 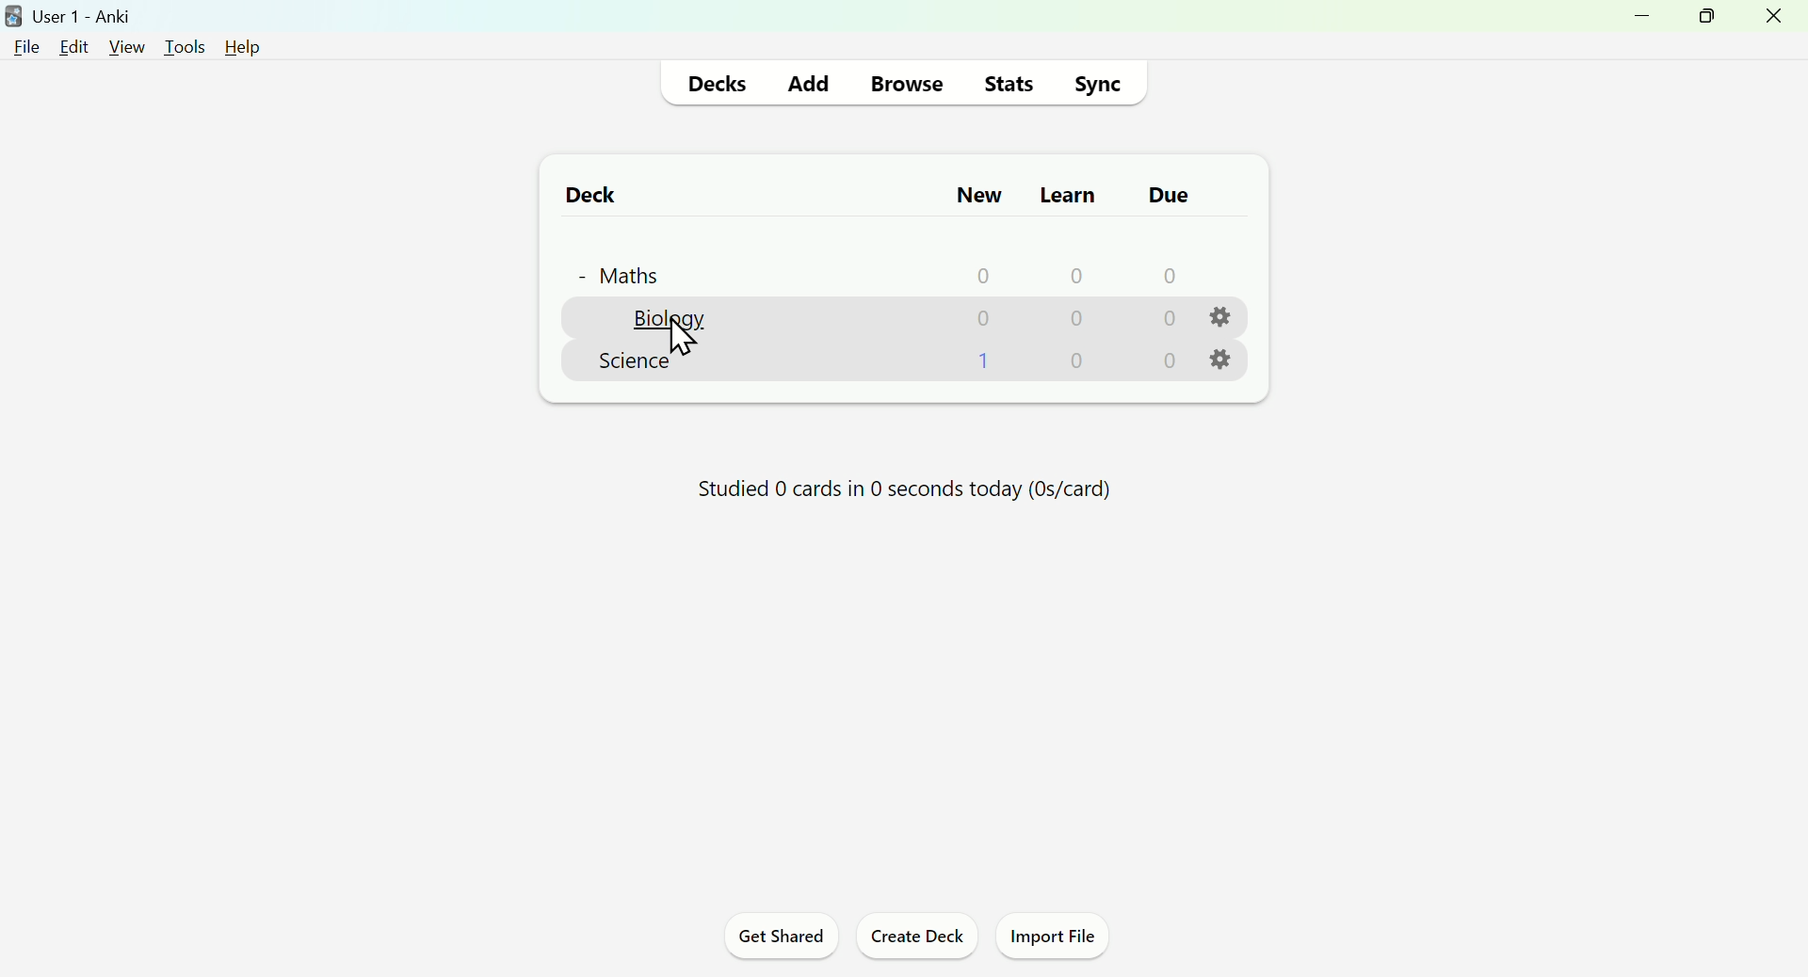 I want to click on Browse, so click(x=904, y=81).